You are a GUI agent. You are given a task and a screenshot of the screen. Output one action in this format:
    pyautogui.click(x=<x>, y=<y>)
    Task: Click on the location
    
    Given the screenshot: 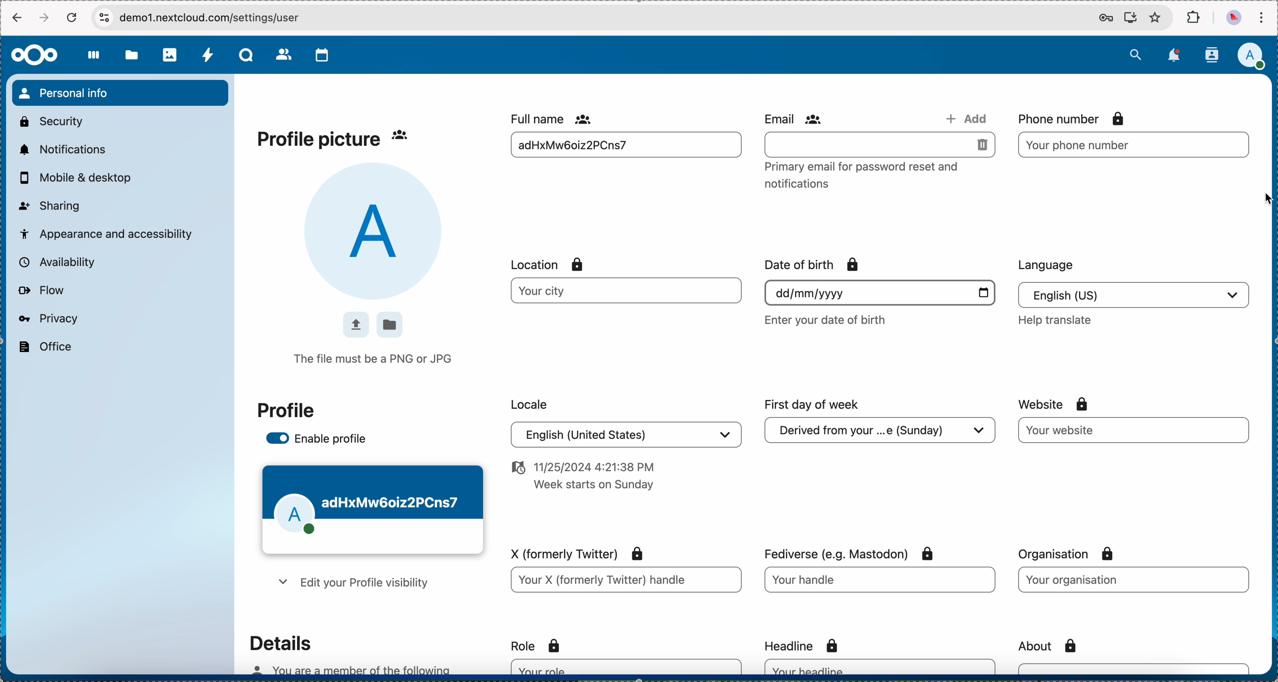 What is the action you would take?
    pyautogui.click(x=550, y=265)
    